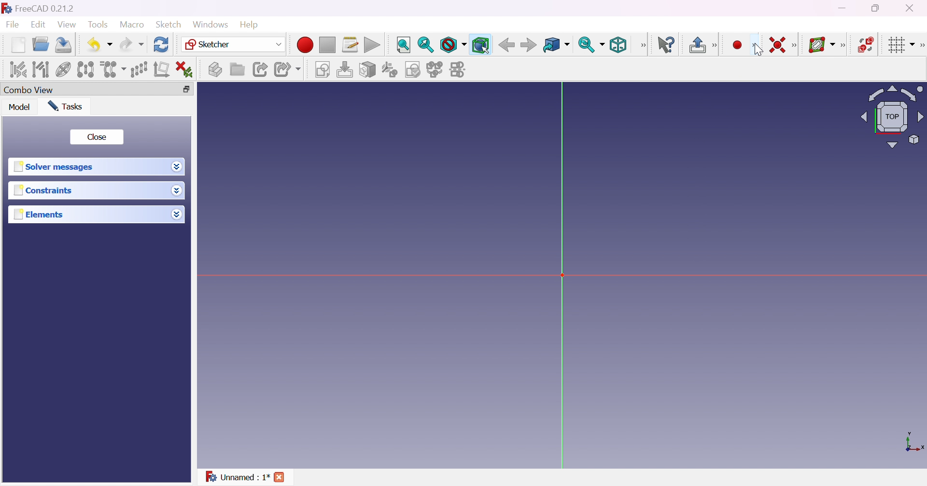 This screenshot has height=486, width=927. I want to click on Restore down, so click(877, 8).